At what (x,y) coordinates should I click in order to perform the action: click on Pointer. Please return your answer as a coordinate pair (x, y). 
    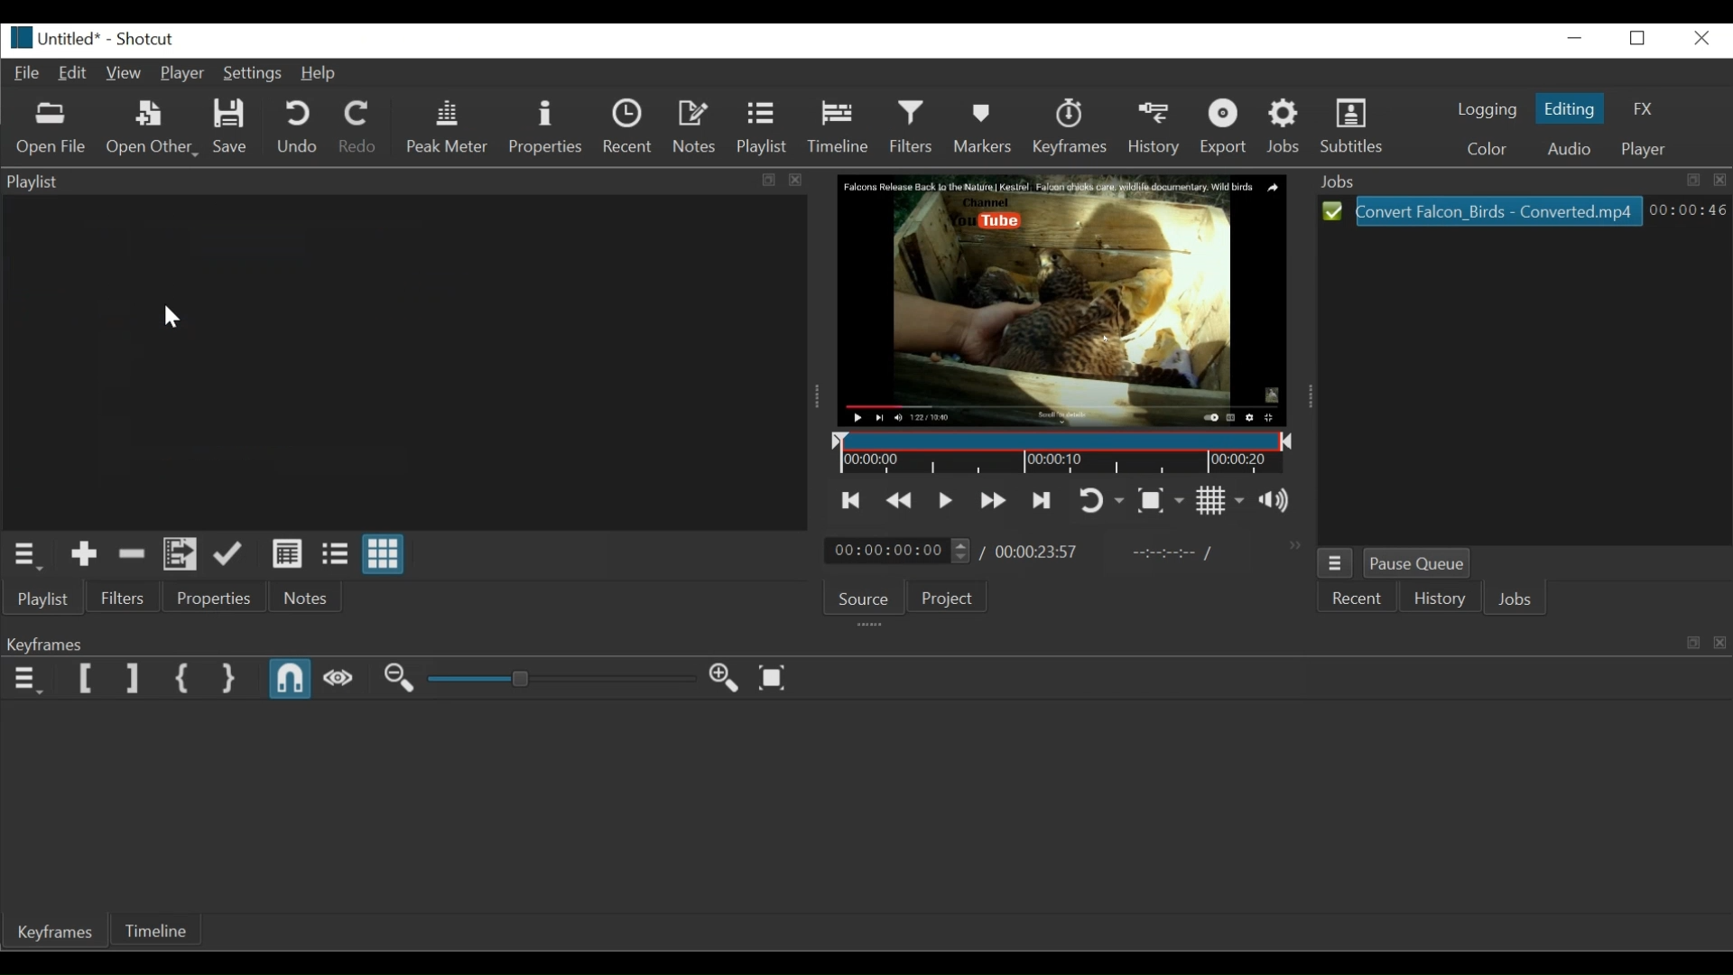
    Looking at the image, I should click on (175, 315).